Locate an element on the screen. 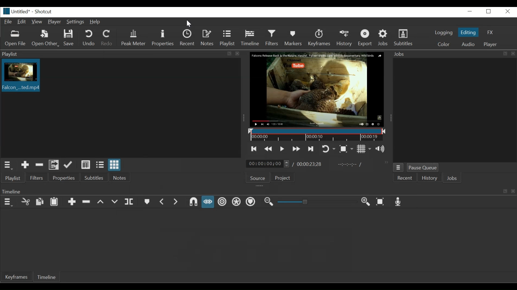 The image size is (517, 290). Timeline is located at coordinates (258, 190).